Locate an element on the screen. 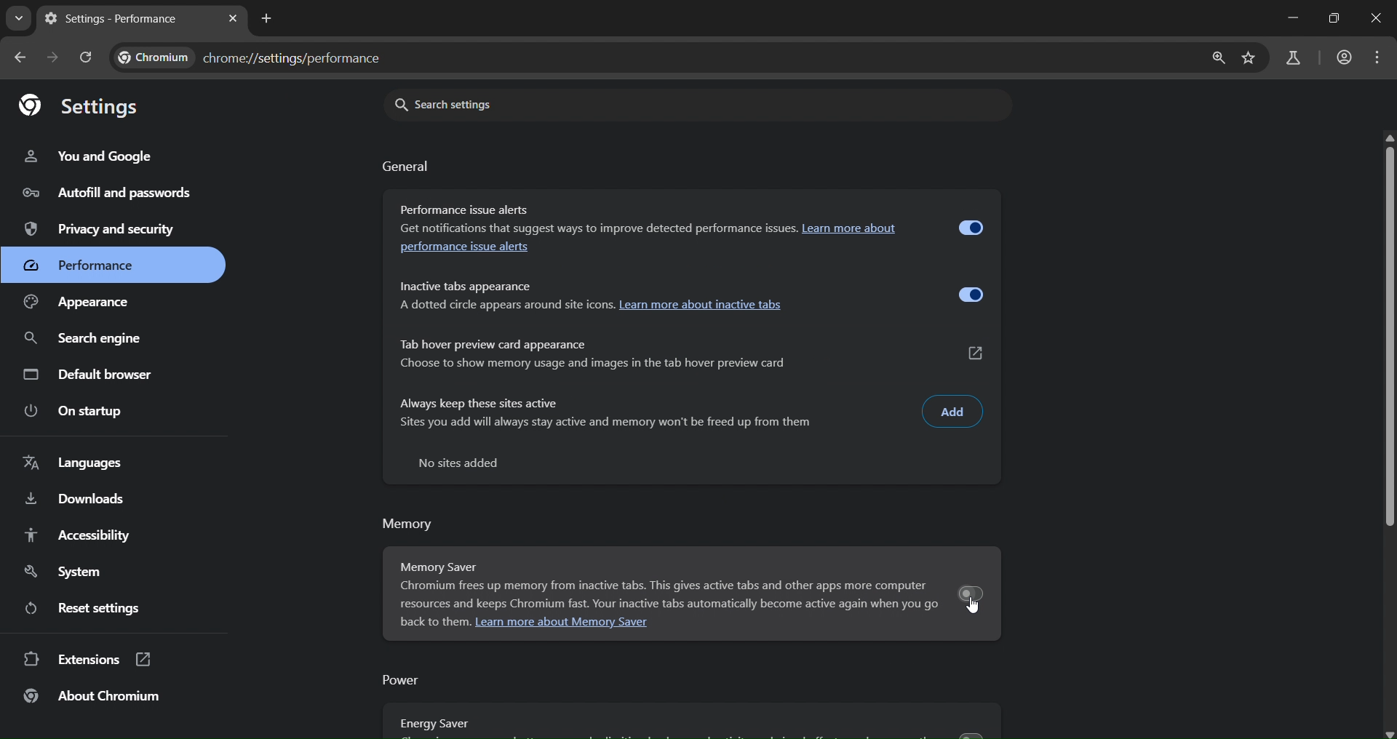 The image size is (1397, 739). autofill and passwords is located at coordinates (112, 194).